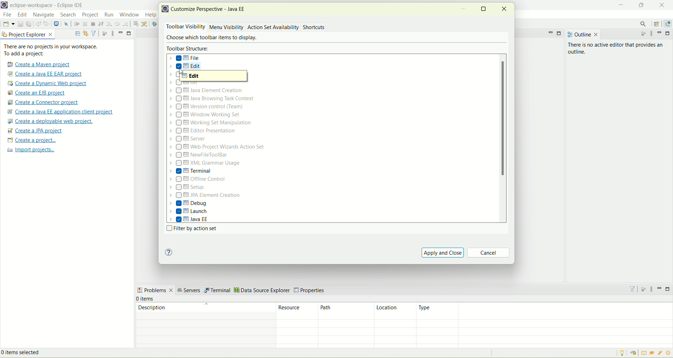 The width and height of the screenshot is (673, 358). What do you see at coordinates (346, 311) in the screenshot?
I see `path` at bounding box center [346, 311].